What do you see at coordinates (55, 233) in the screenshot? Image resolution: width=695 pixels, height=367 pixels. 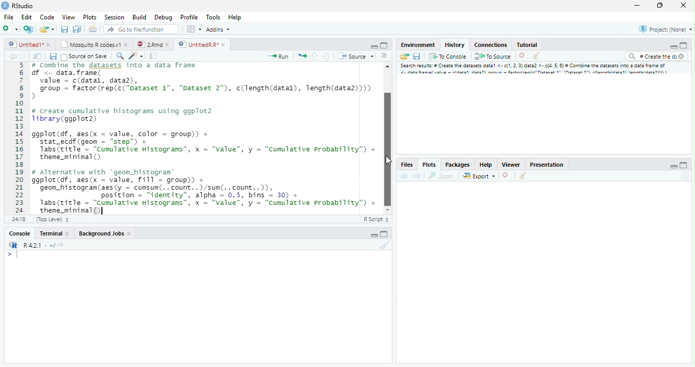 I see `Terminal` at bounding box center [55, 233].